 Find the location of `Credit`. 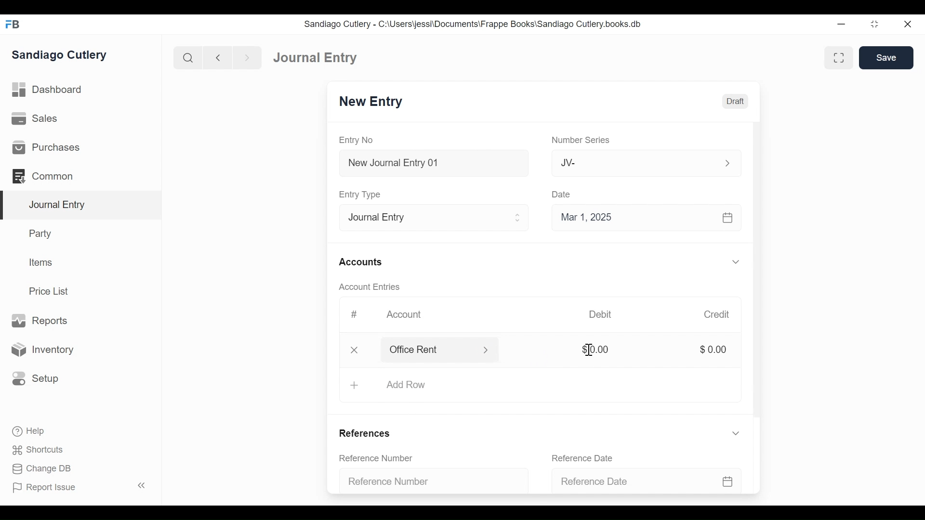

Credit is located at coordinates (717, 314).